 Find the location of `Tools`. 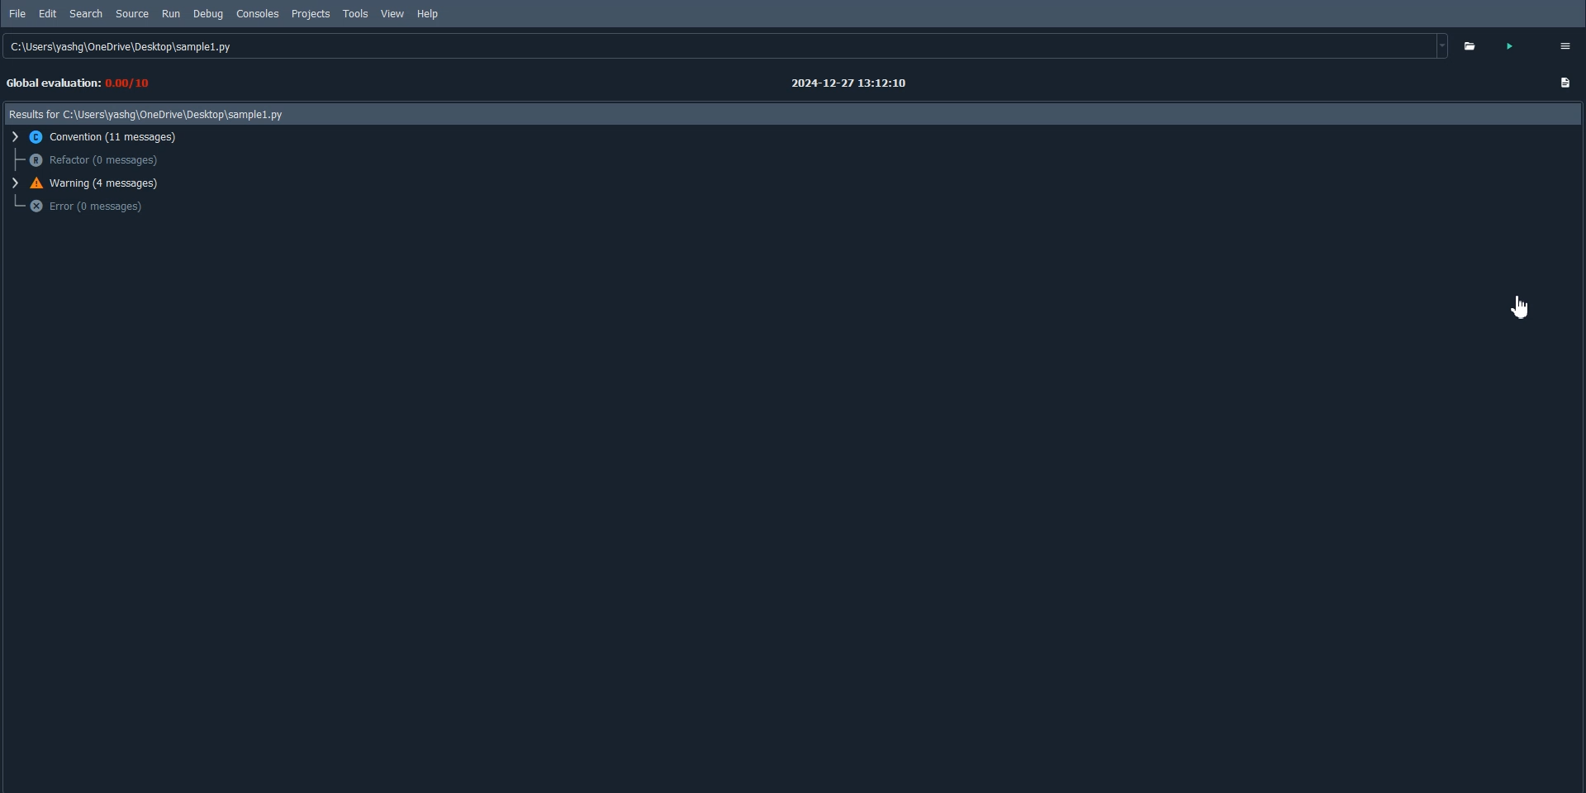

Tools is located at coordinates (356, 14).